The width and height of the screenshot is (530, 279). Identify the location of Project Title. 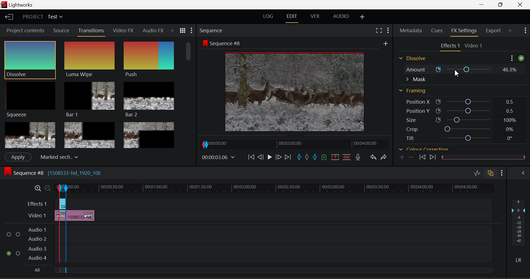
(42, 16).